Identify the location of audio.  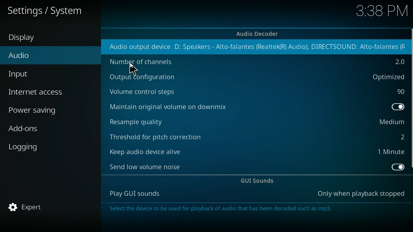
(39, 57).